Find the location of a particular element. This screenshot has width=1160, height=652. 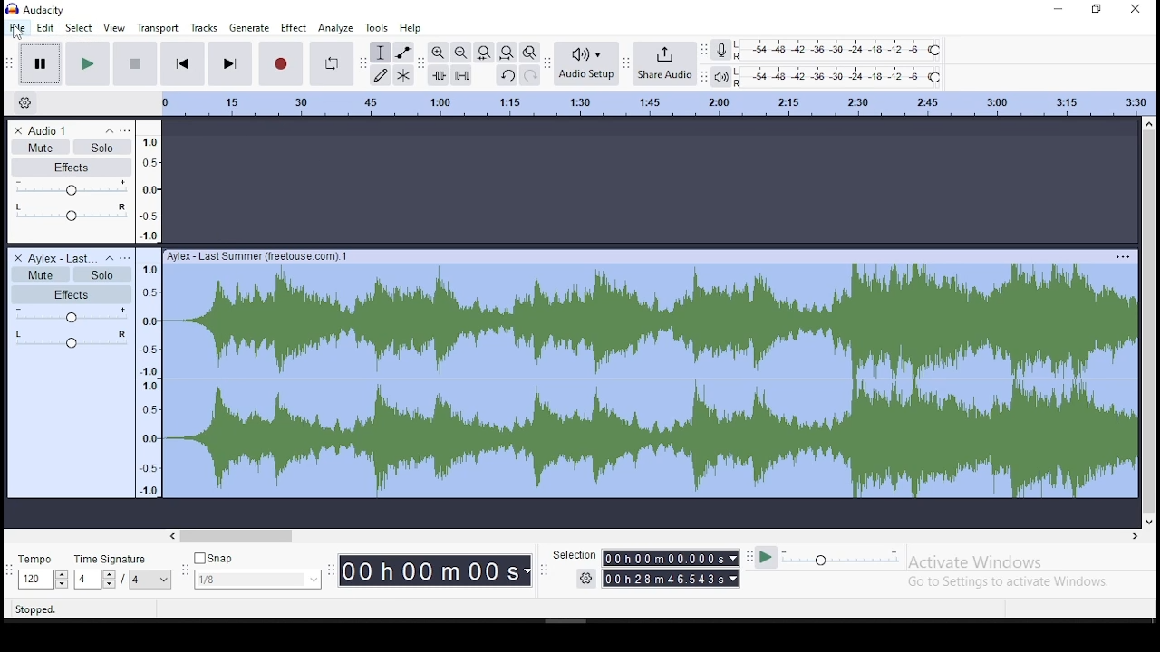

audio setup is located at coordinates (585, 64).